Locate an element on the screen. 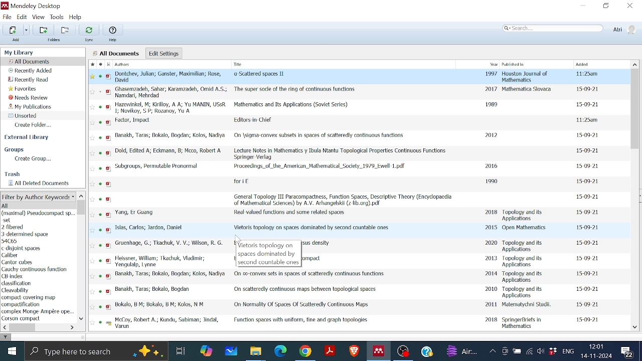  All documents is located at coordinates (30, 62).